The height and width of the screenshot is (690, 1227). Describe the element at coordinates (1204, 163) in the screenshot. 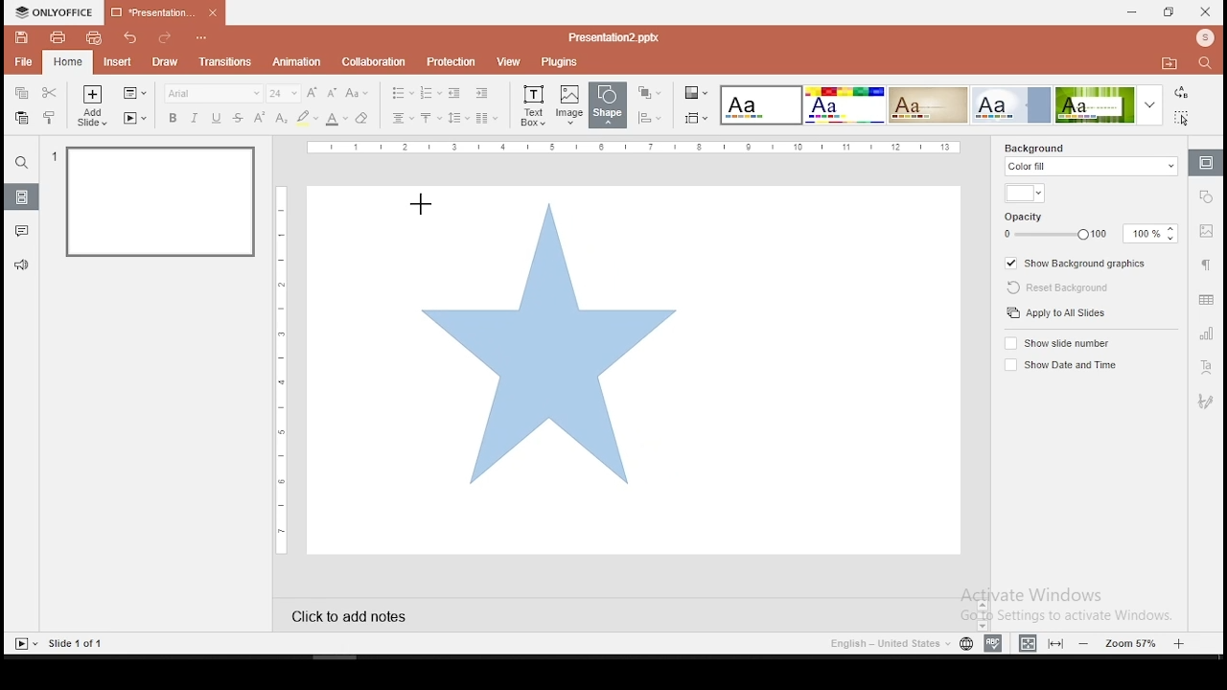

I see `slide settings` at that location.